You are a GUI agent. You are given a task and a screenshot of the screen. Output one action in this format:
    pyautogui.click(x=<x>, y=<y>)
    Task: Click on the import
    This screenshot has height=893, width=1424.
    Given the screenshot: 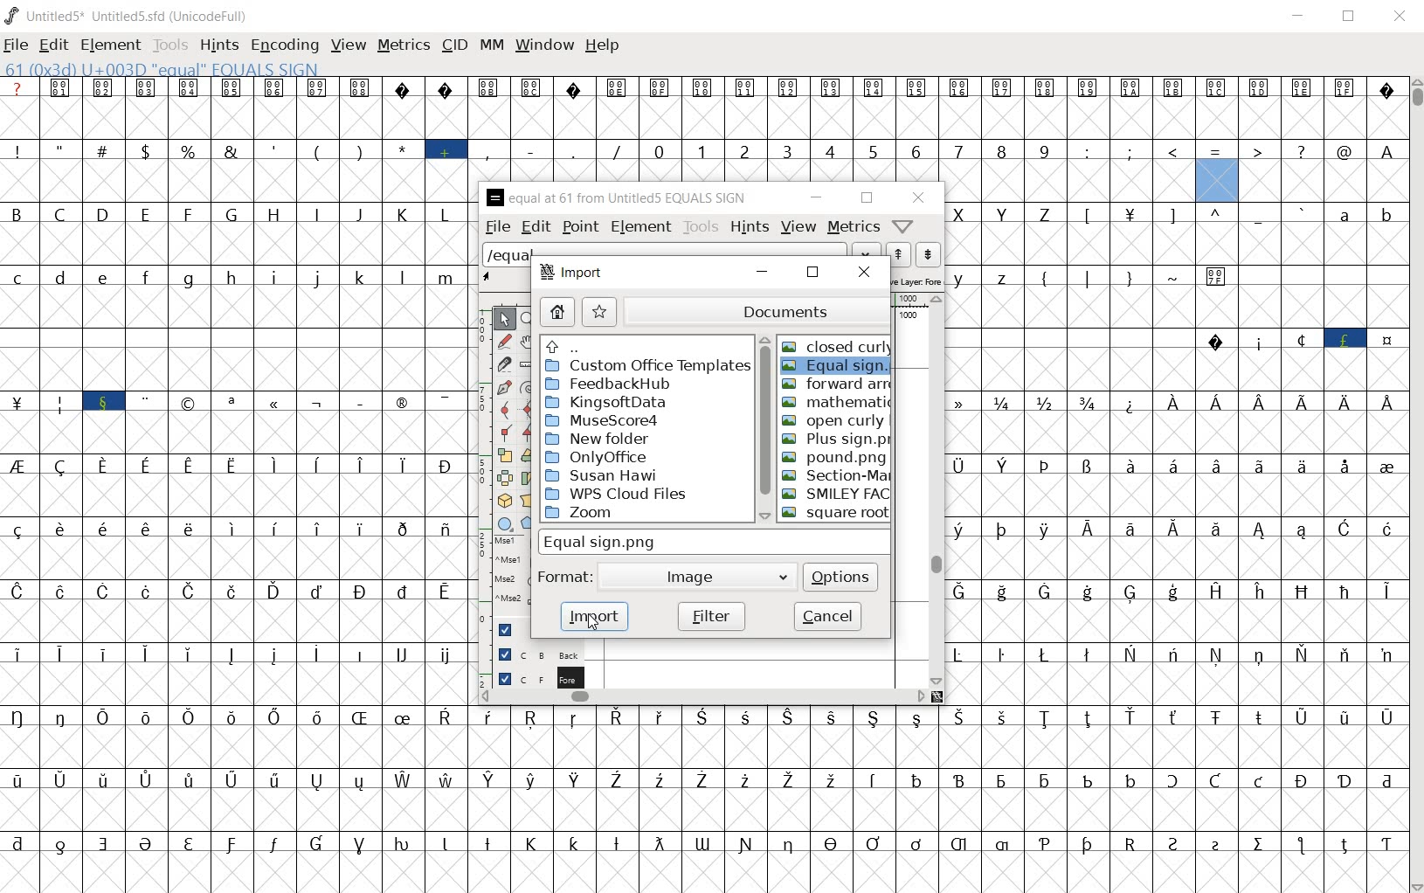 What is the action you would take?
    pyautogui.click(x=592, y=615)
    